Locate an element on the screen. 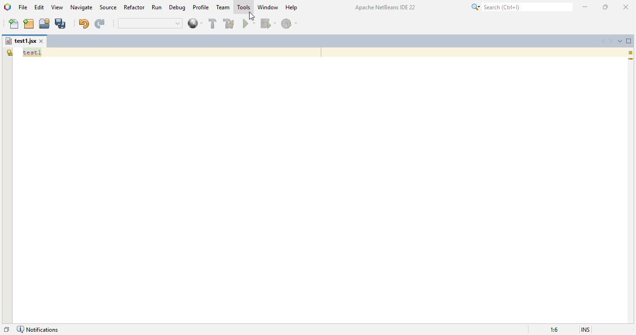  maximize window is located at coordinates (629, 41).